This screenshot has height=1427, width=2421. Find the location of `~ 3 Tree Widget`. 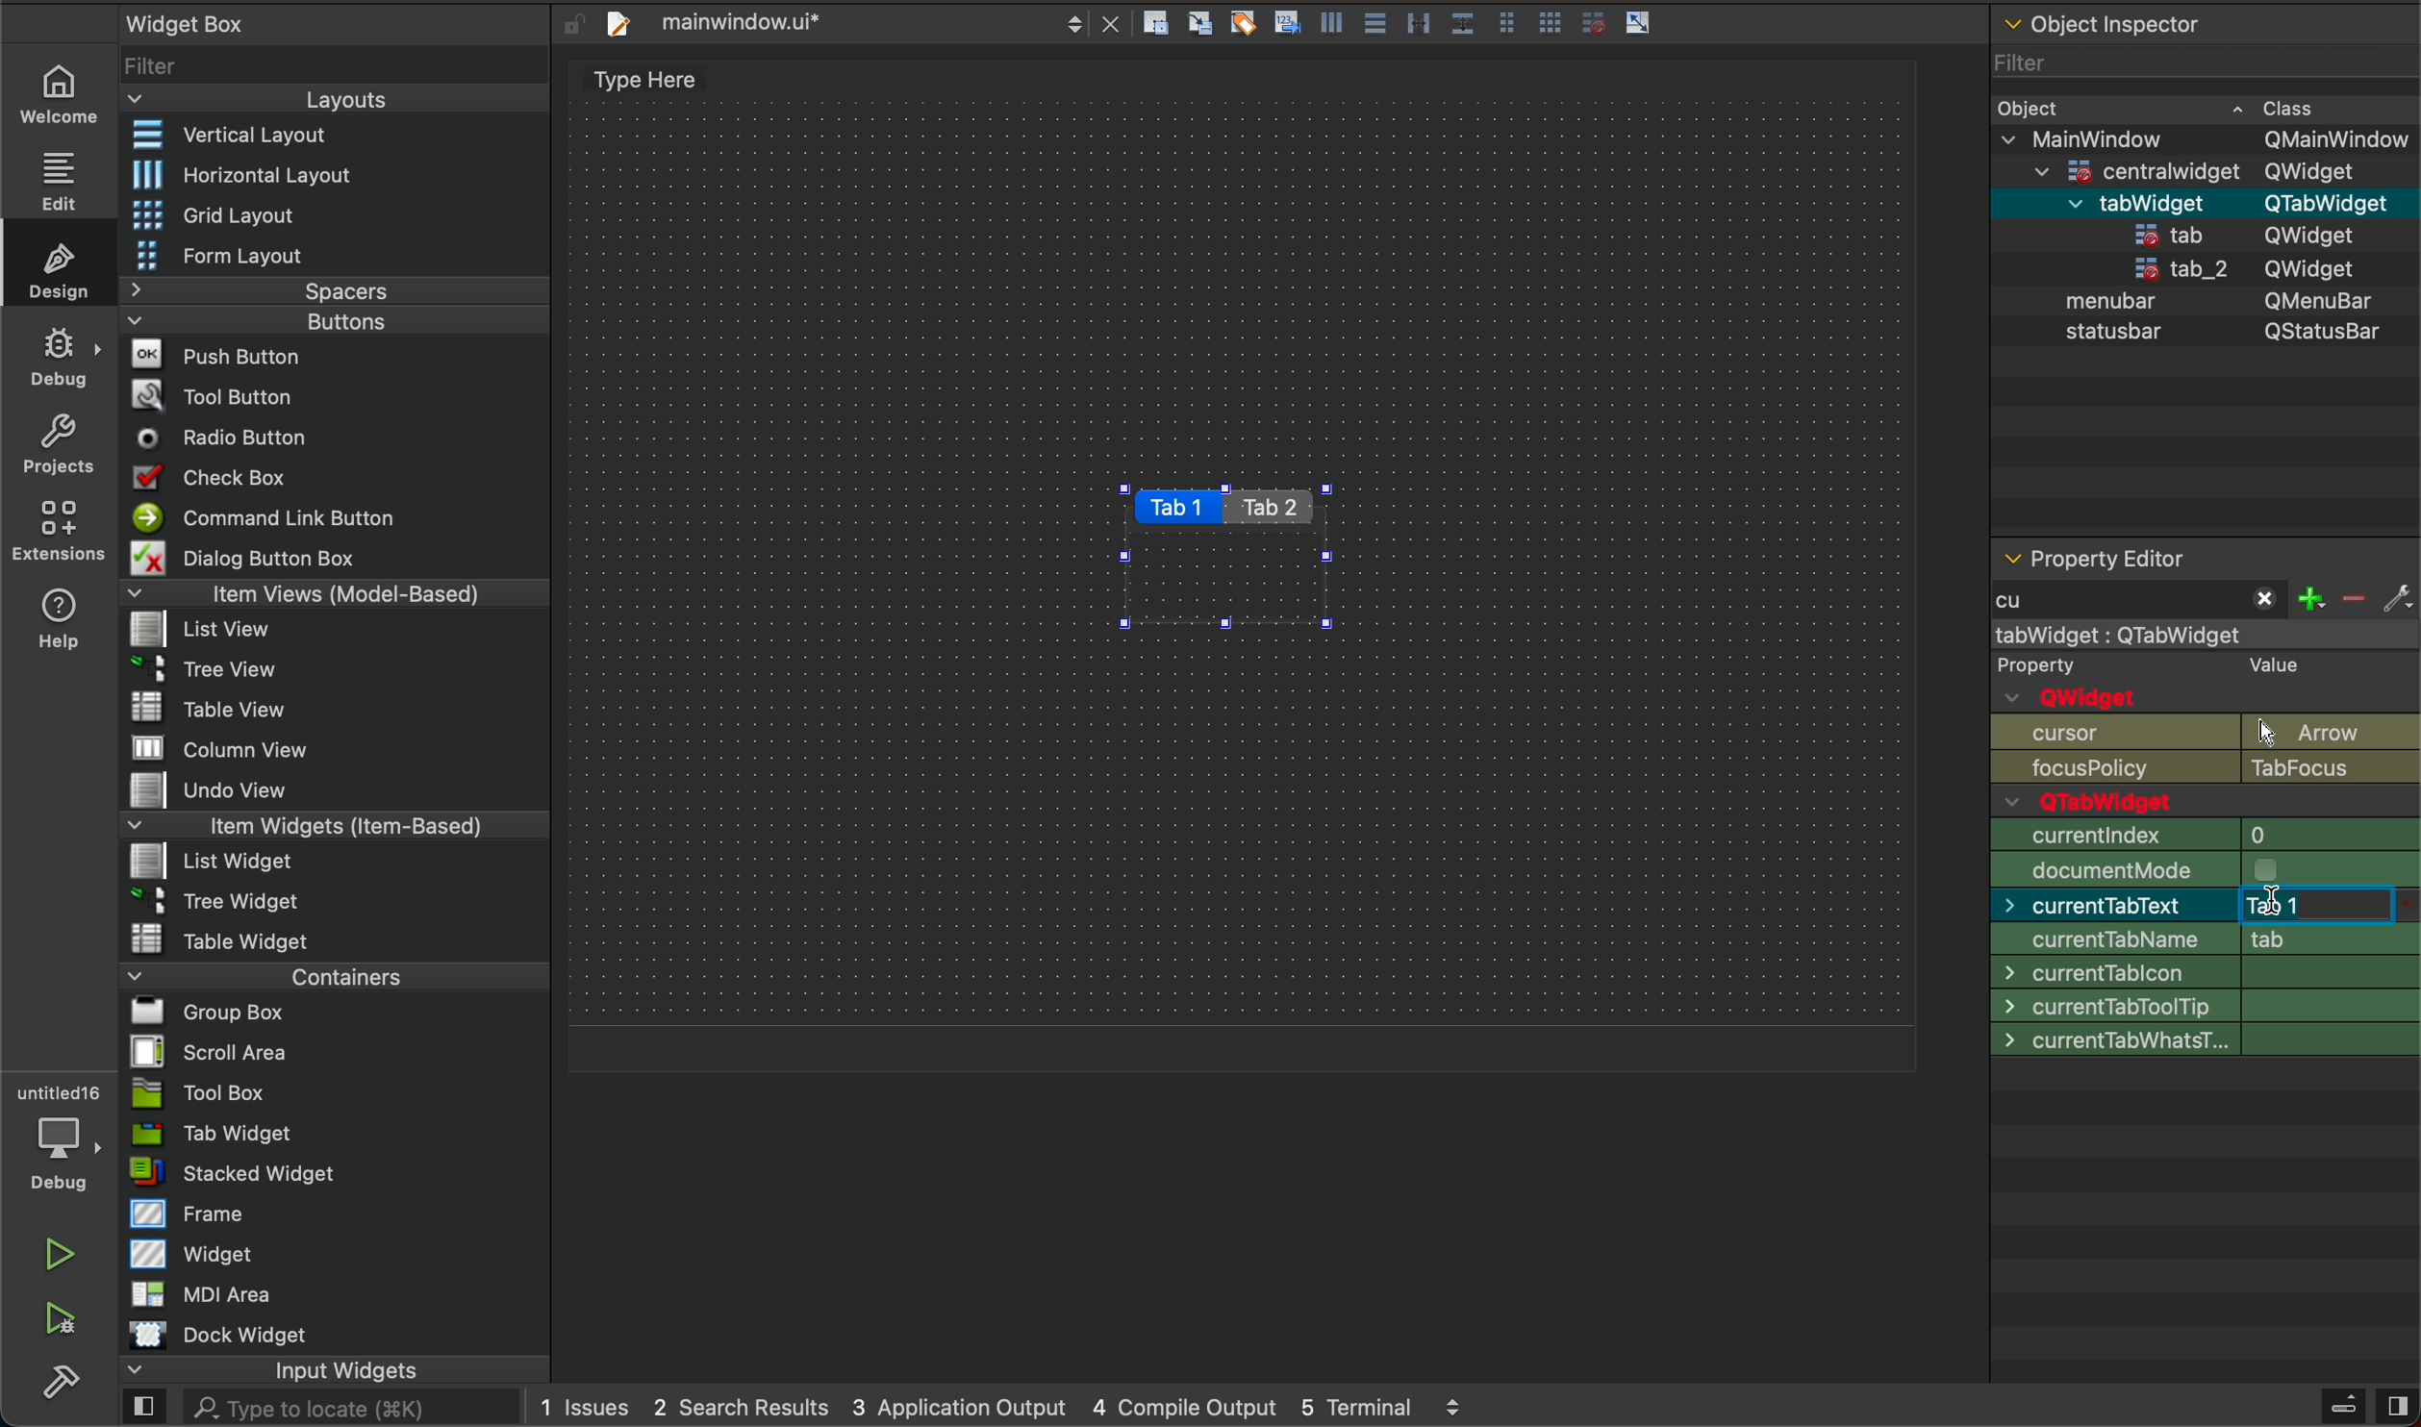

~ 3 Tree Widget is located at coordinates (202, 901).